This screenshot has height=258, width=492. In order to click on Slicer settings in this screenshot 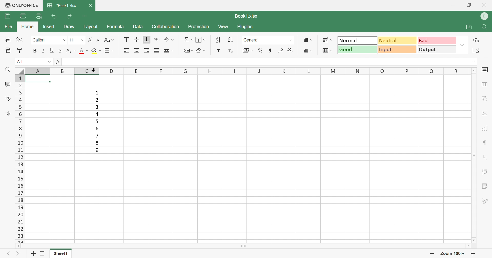, I will do `click(486, 185)`.